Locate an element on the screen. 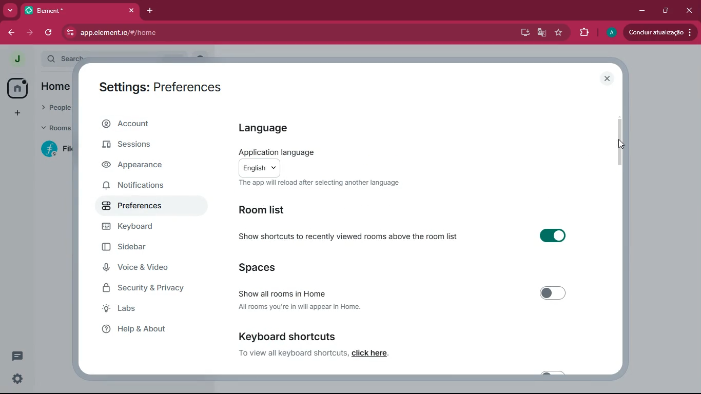 The image size is (701, 394). more is located at coordinates (10, 11).